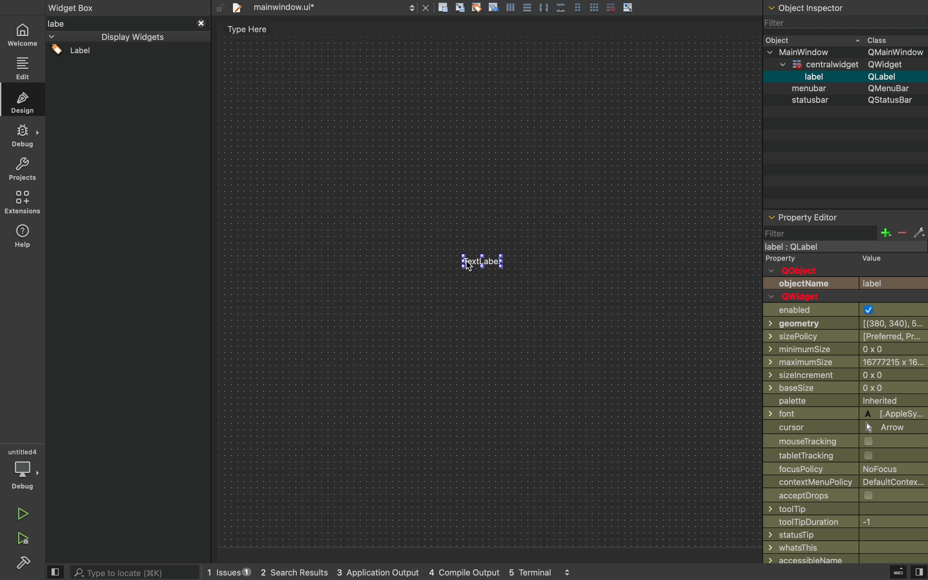  Describe the element at coordinates (22, 66) in the screenshot. I see `edit` at that location.